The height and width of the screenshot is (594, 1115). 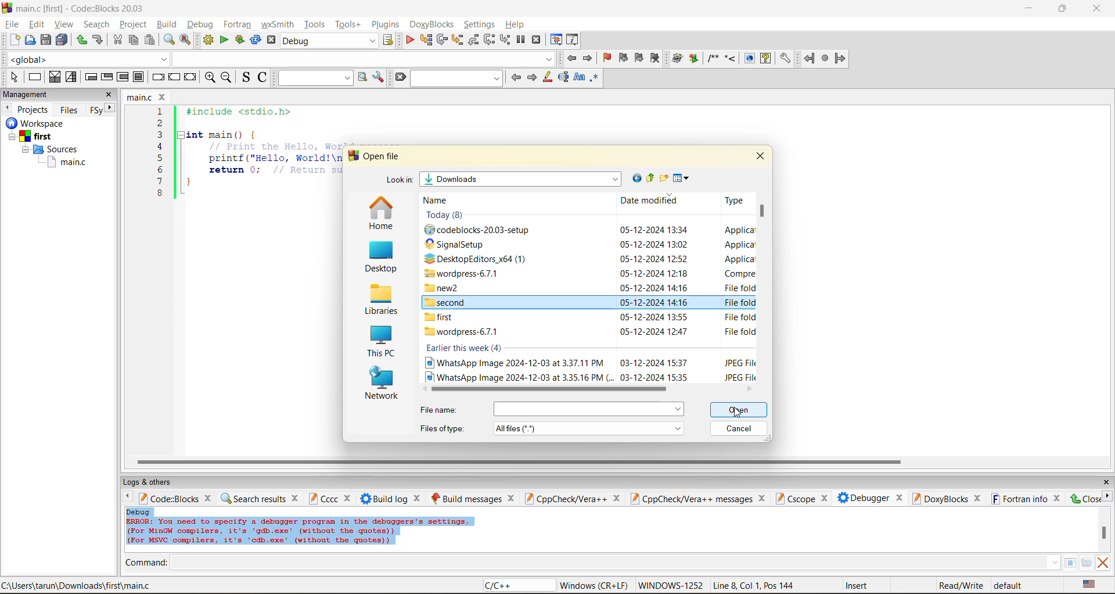 I want to click on minimize, so click(x=1030, y=9).